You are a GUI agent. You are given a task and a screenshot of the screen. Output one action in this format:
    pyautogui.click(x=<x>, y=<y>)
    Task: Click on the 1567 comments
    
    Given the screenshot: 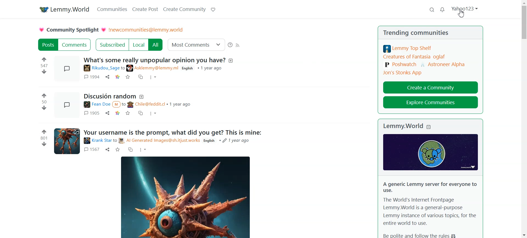 What is the action you would take?
    pyautogui.click(x=92, y=150)
    